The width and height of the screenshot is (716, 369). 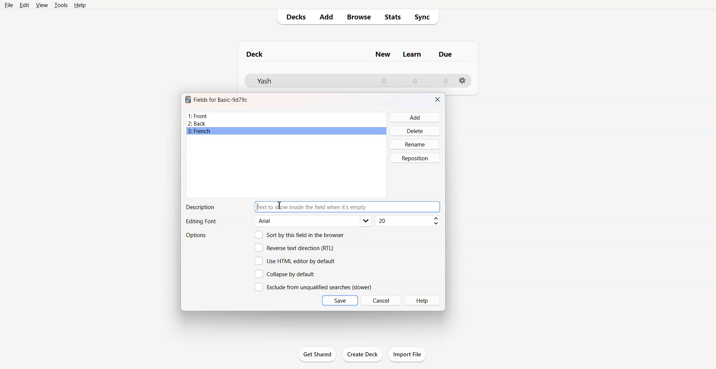 What do you see at coordinates (317, 354) in the screenshot?
I see `Get Shared` at bounding box center [317, 354].